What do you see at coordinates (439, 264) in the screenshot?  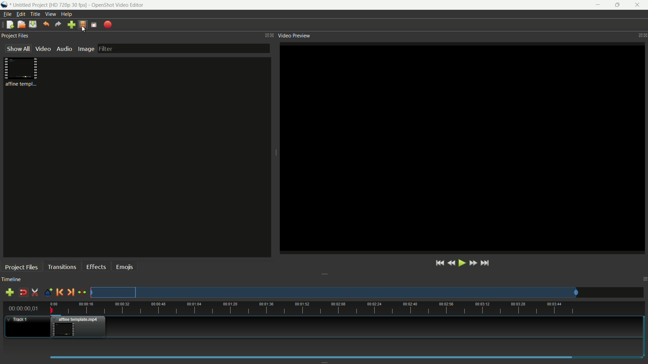 I see `jump to start` at bounding box center [439, 264].